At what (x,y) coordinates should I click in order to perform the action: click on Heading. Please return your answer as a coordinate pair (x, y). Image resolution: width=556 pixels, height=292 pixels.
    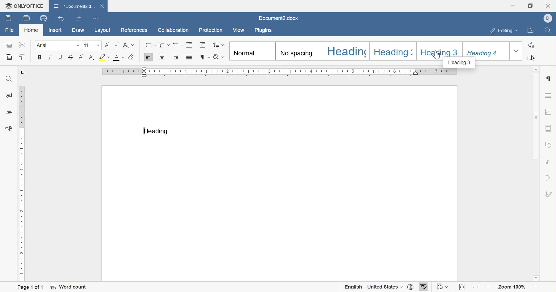
    Looking at the image, I should click on (346, 51).